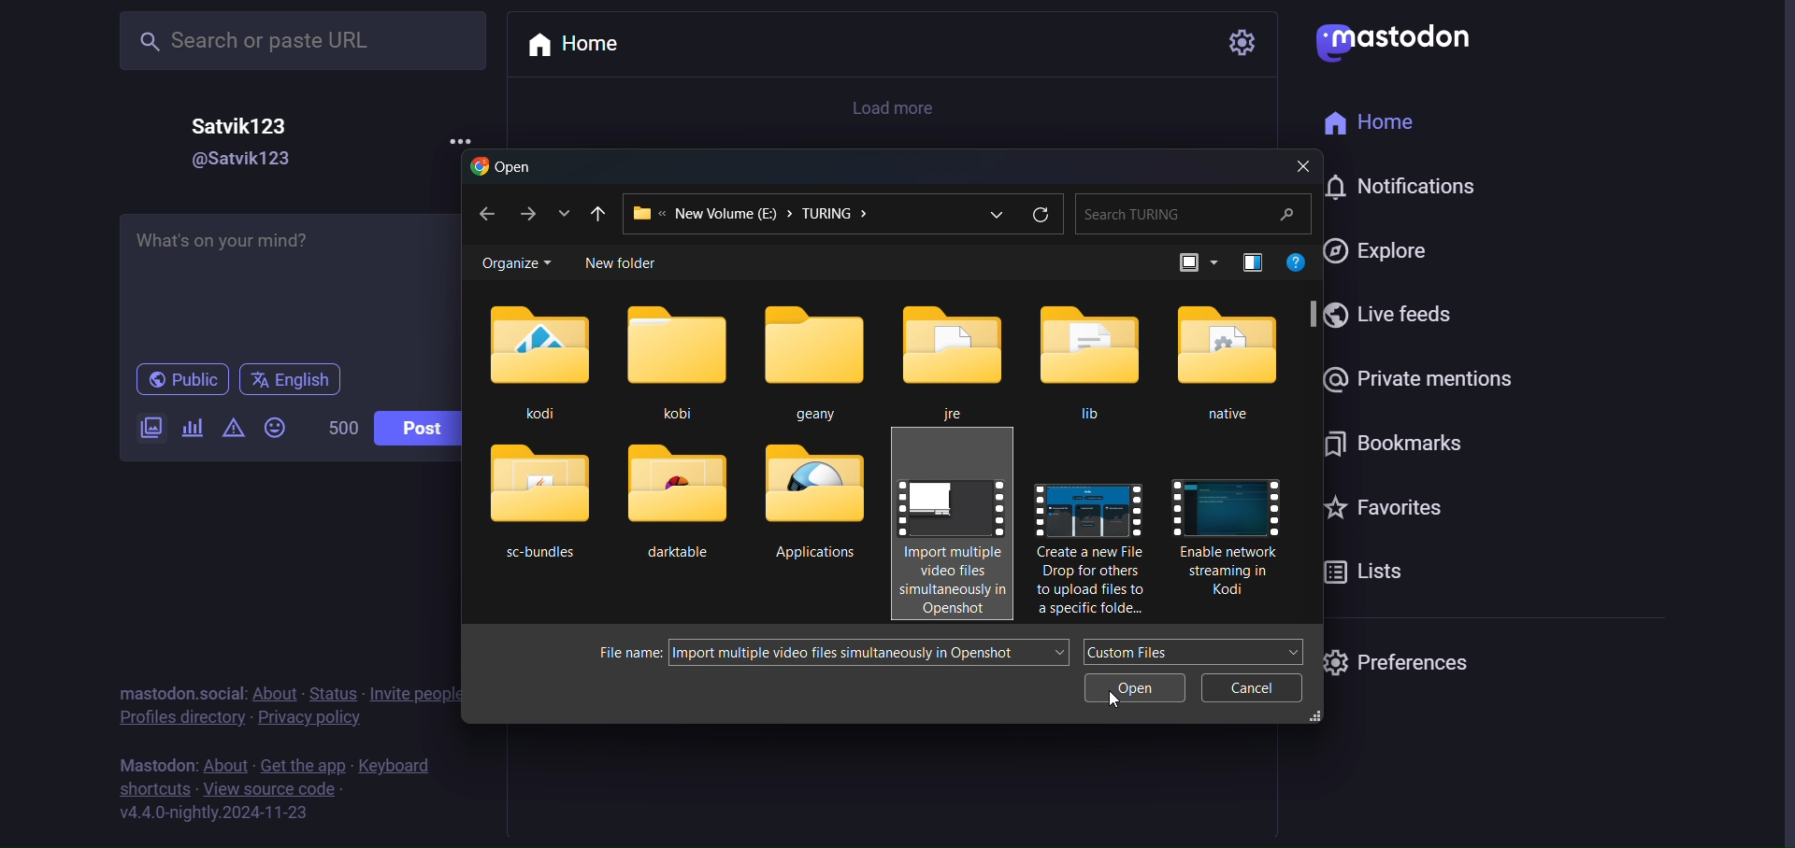  I want to click on explore, so click(1381, 251).